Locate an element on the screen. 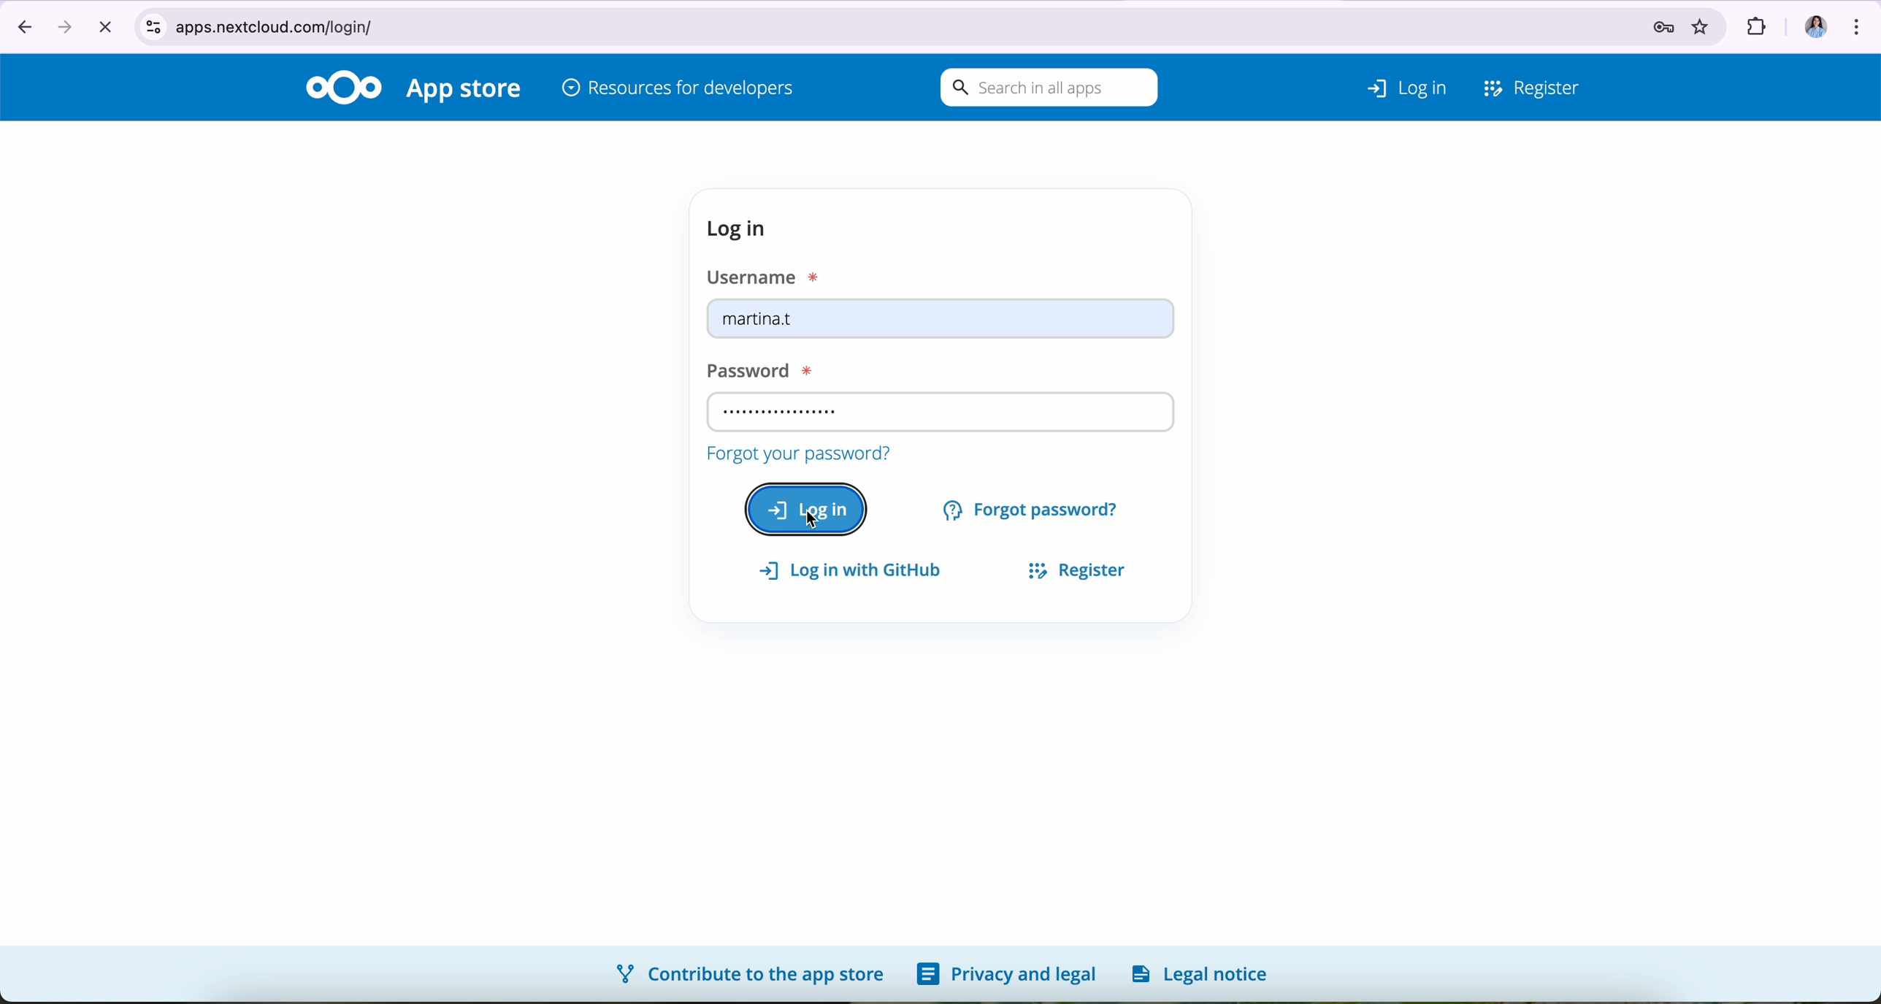 The width and height of the screenshot is (1881, 1004). apps.nextcloud.com is located at coordinates (831, 24).